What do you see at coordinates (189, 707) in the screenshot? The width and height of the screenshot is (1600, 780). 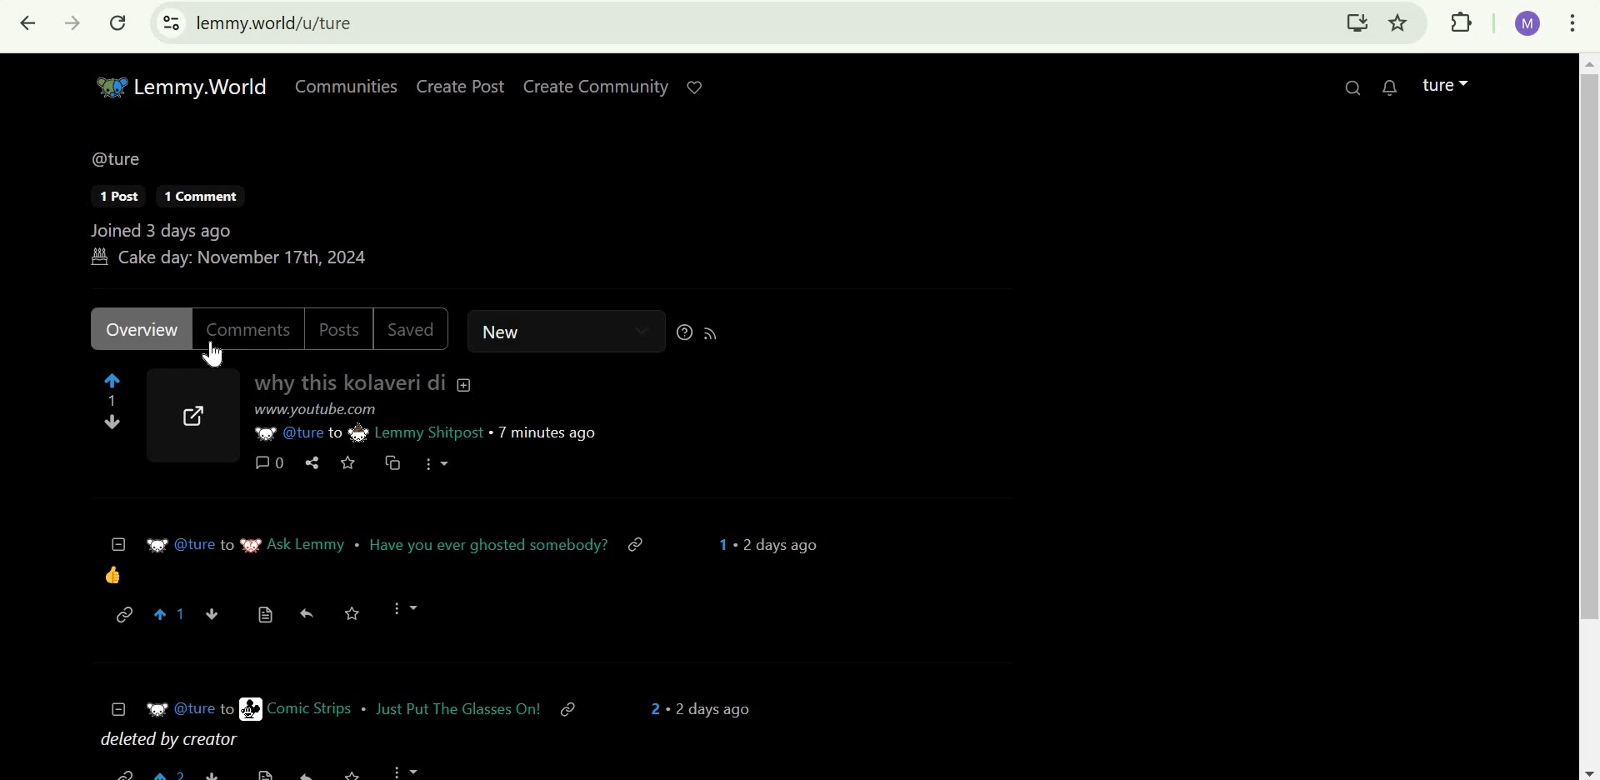 I see `user id` at bounding box center [189, 707].